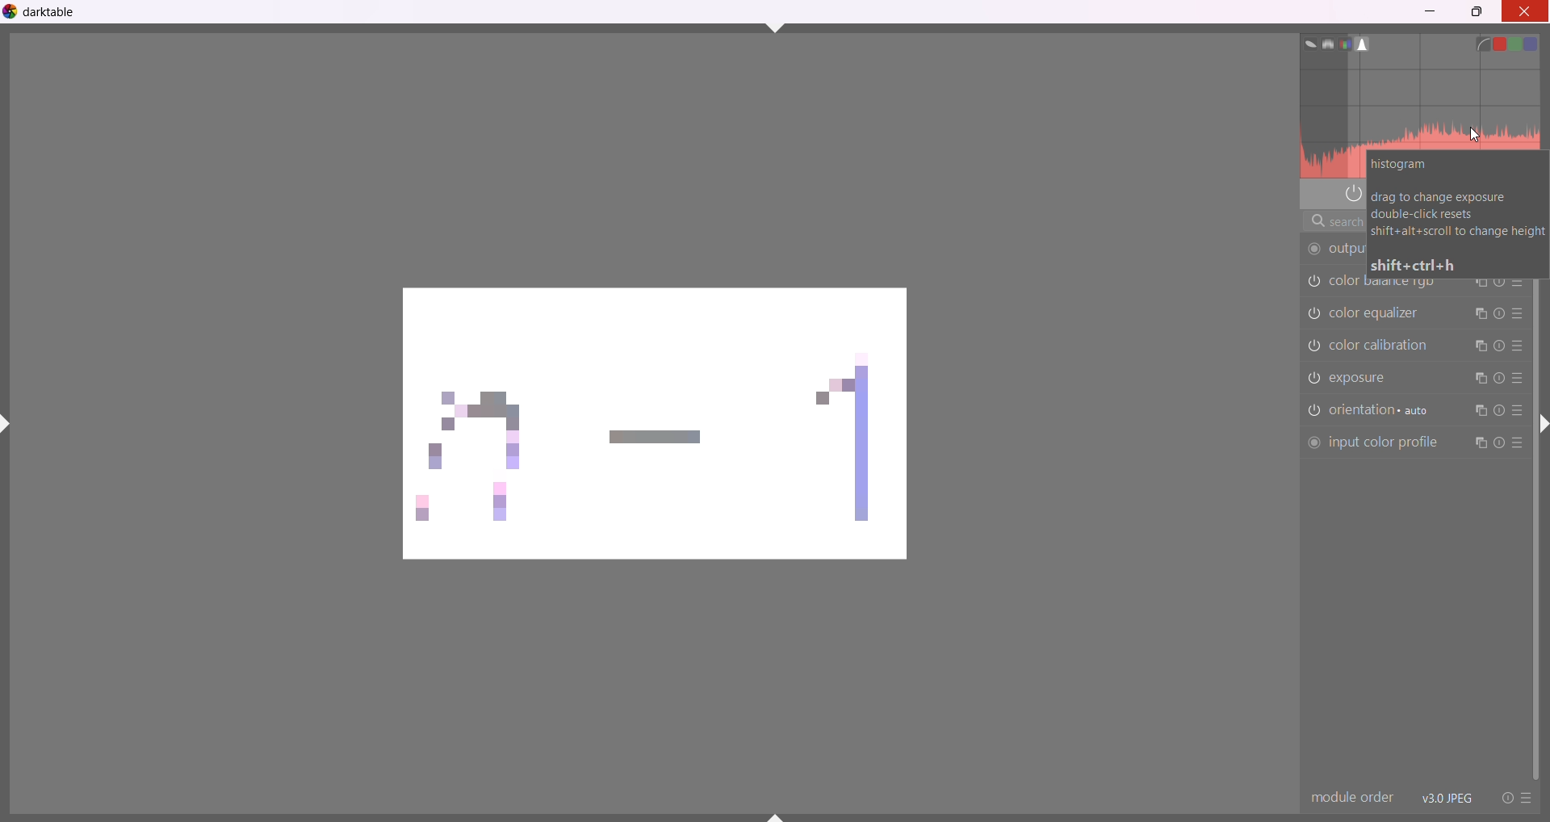 The image size is (1550, 822). Describe the element at coordinates (663, 421) in the screenshot. I see `changed color balance` at that location.